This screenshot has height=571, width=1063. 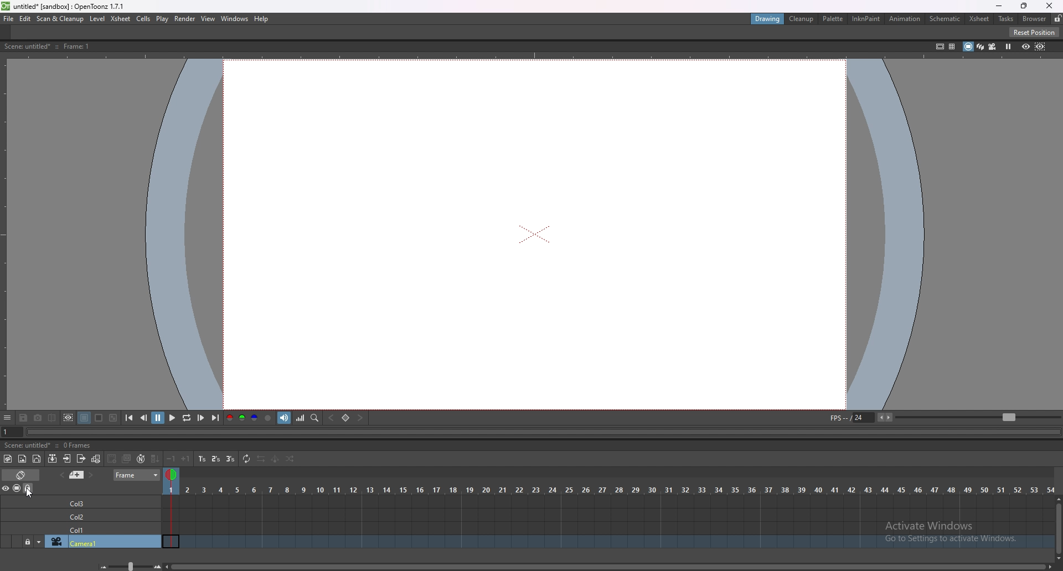 What do you see at coordinates (62, 475) in the screenshot?
I see `previous memo` at bounding box center [62, 475].